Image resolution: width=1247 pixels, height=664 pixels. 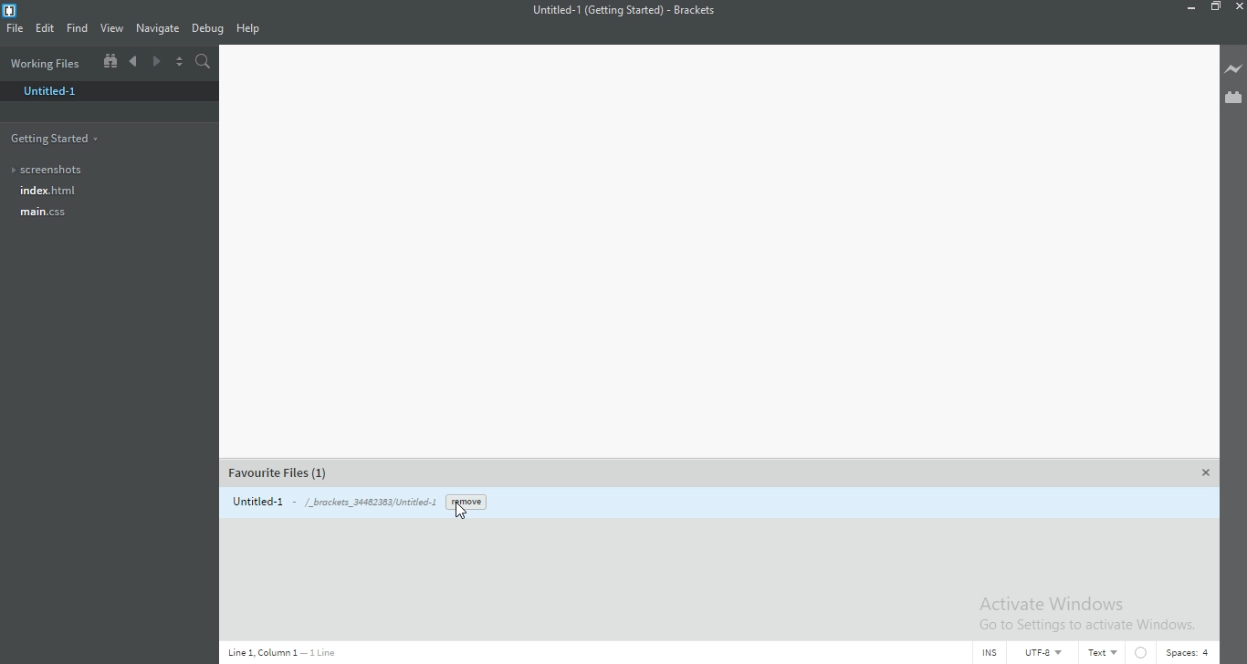 I want to click on Spaces:4, so click(x=1193, y=649).